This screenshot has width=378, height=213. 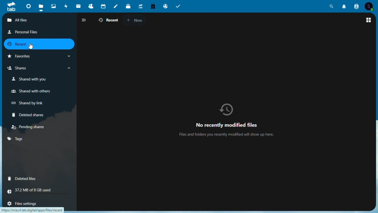 What do you see at coordinates (24, 32) in the screenshot?
I see `Personal Files` at bounding box center [24, 32].